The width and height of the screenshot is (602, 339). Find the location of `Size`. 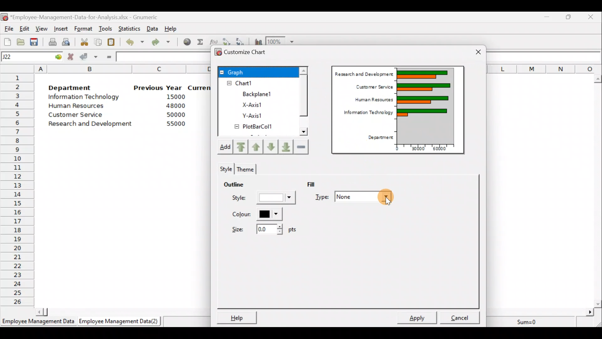

Size is located at coordinates (261, 231).